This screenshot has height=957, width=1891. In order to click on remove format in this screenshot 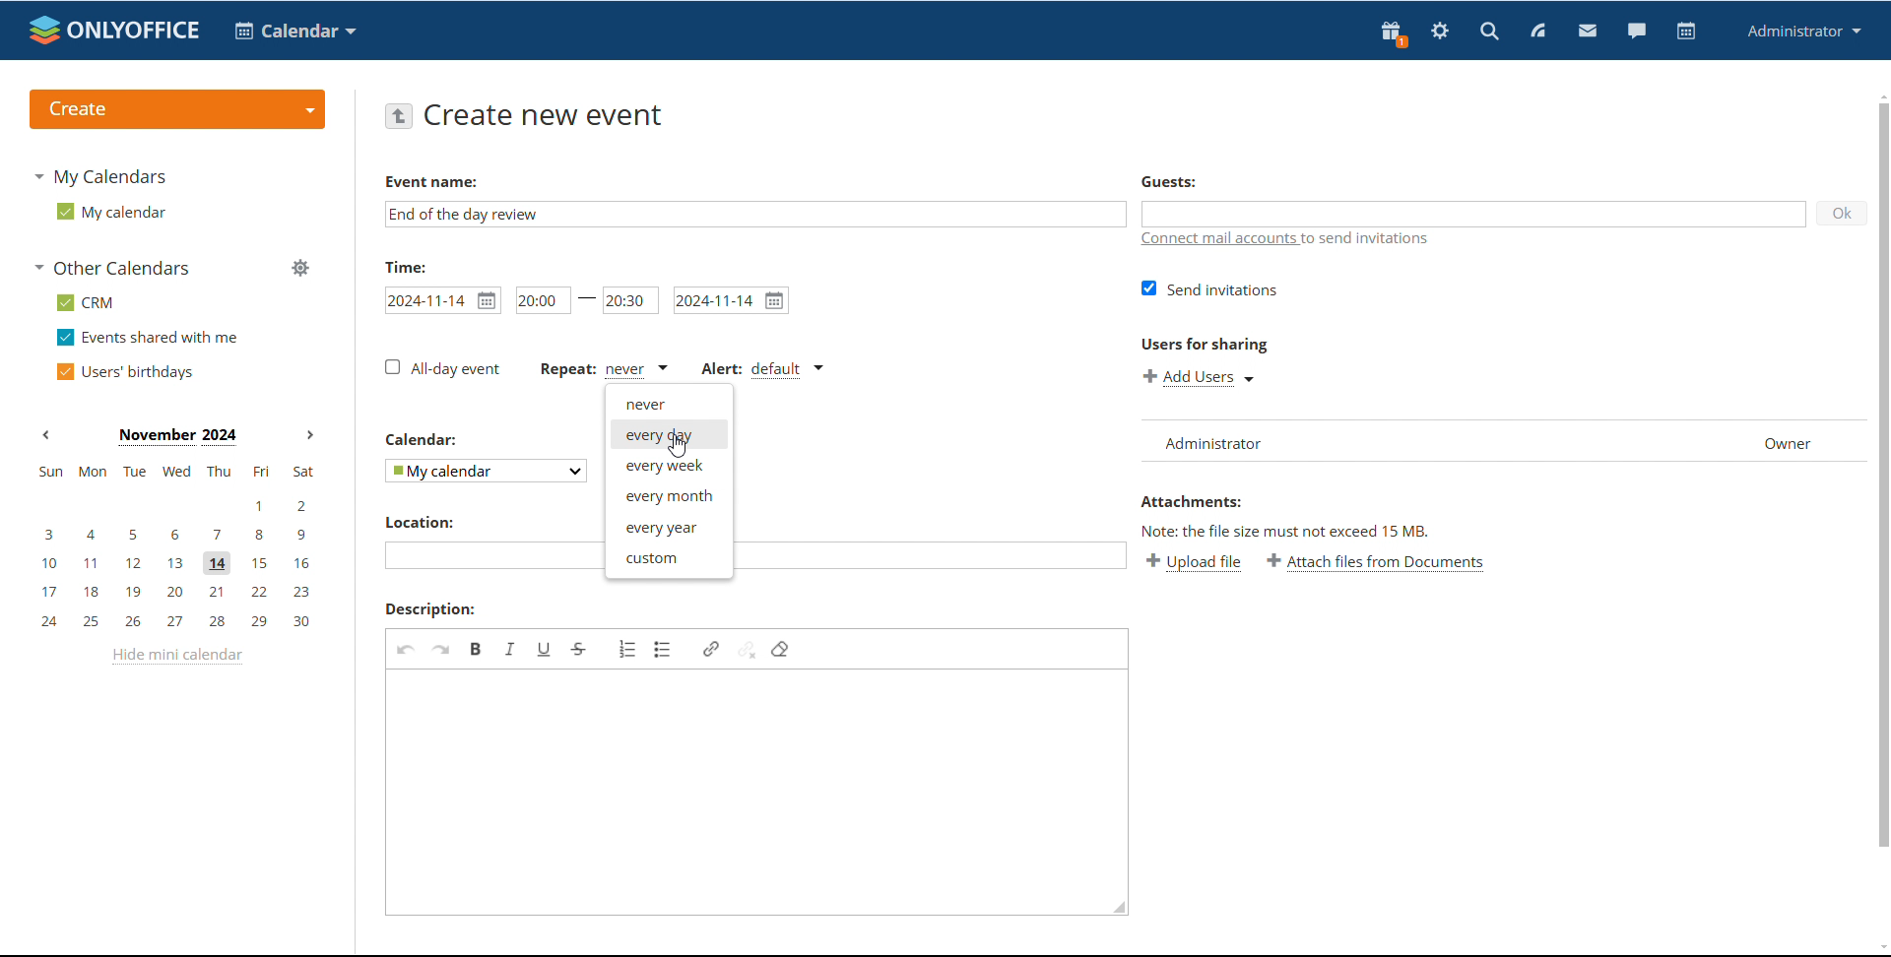, I will do `click(780, 649)`.